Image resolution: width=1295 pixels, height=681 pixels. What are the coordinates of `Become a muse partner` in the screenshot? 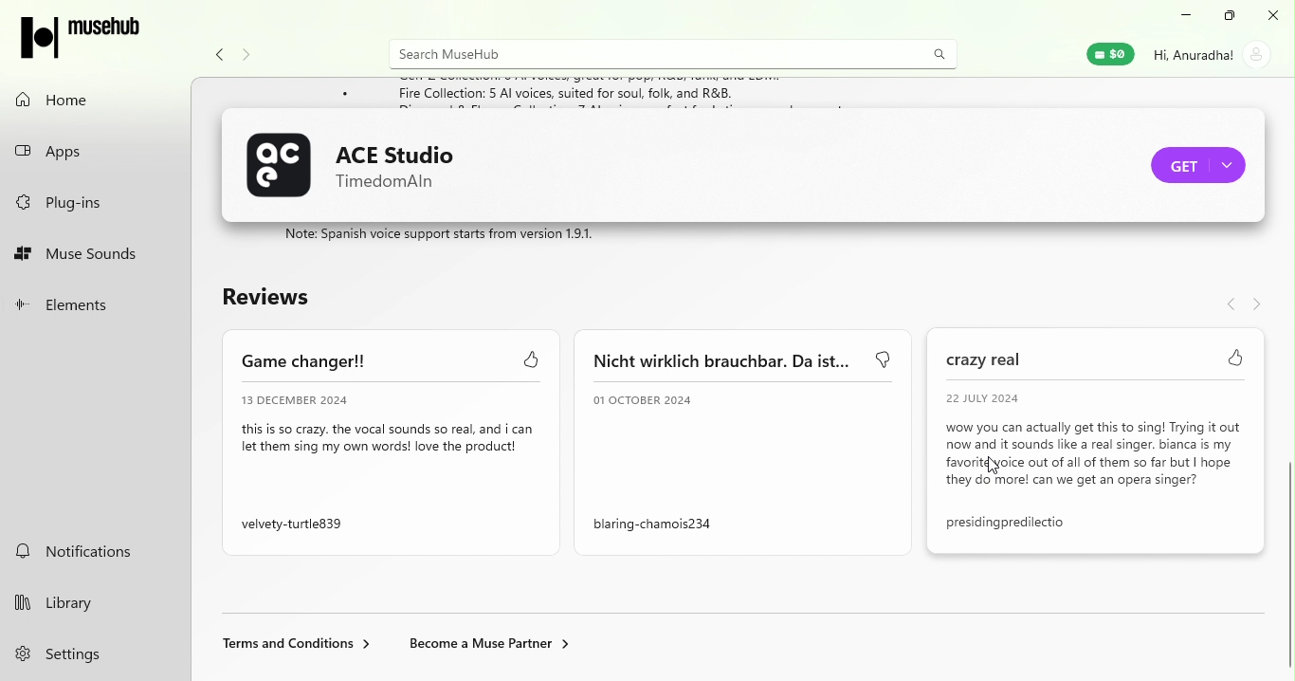 It's located at (493, 645).